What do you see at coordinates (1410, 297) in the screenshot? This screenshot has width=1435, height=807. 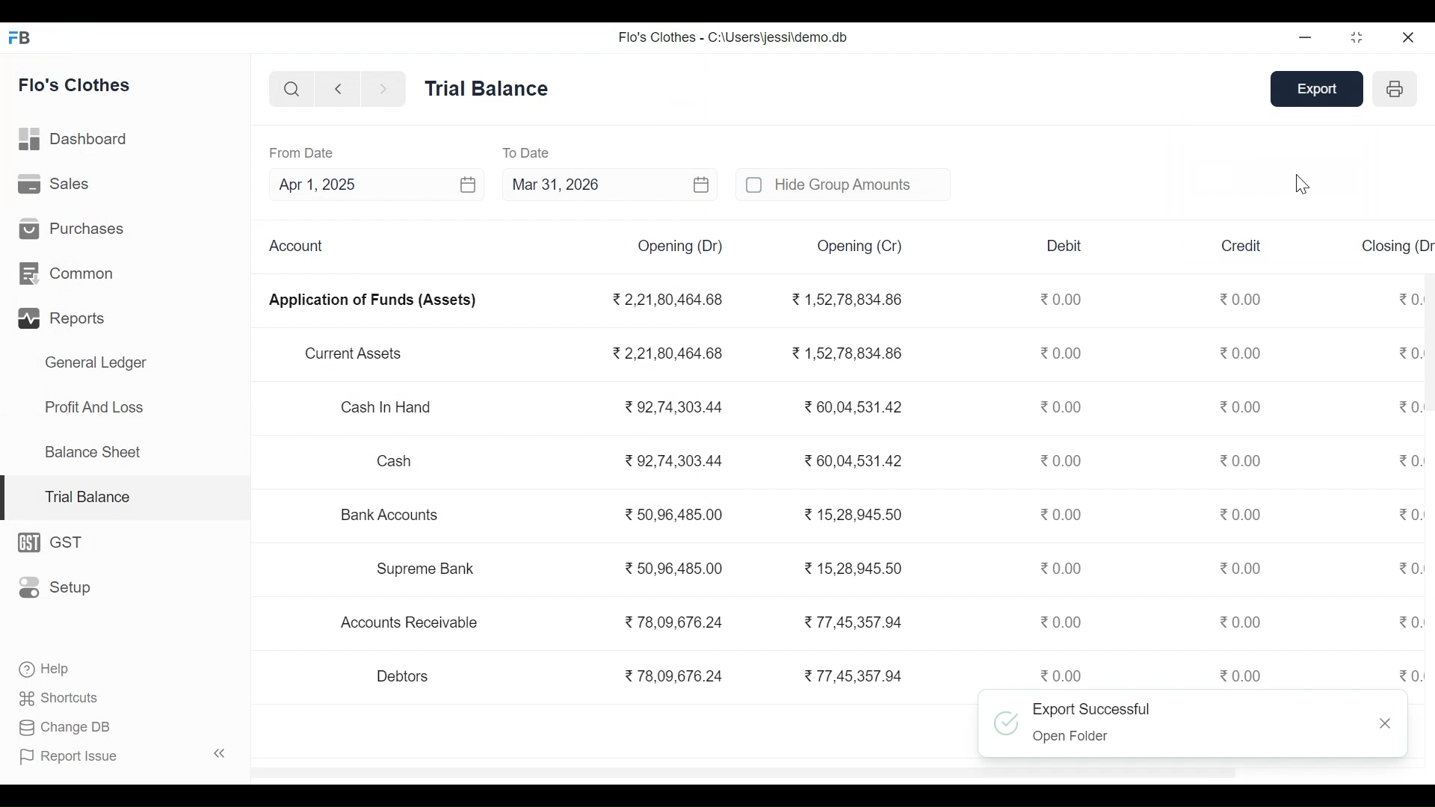 I see `"0.00` at bounding box center [1410, 297].